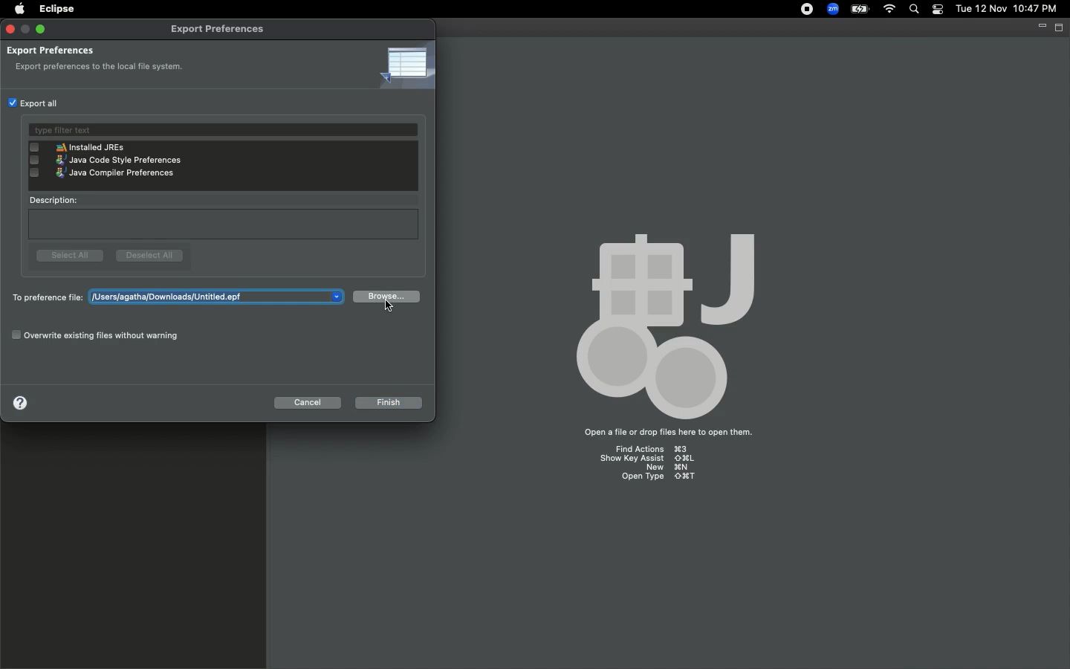  What do you see at coordinates (663, 433) in the screenshot?
I see `open a file or drop files here to open them. ` at bounding box center [663, 433].